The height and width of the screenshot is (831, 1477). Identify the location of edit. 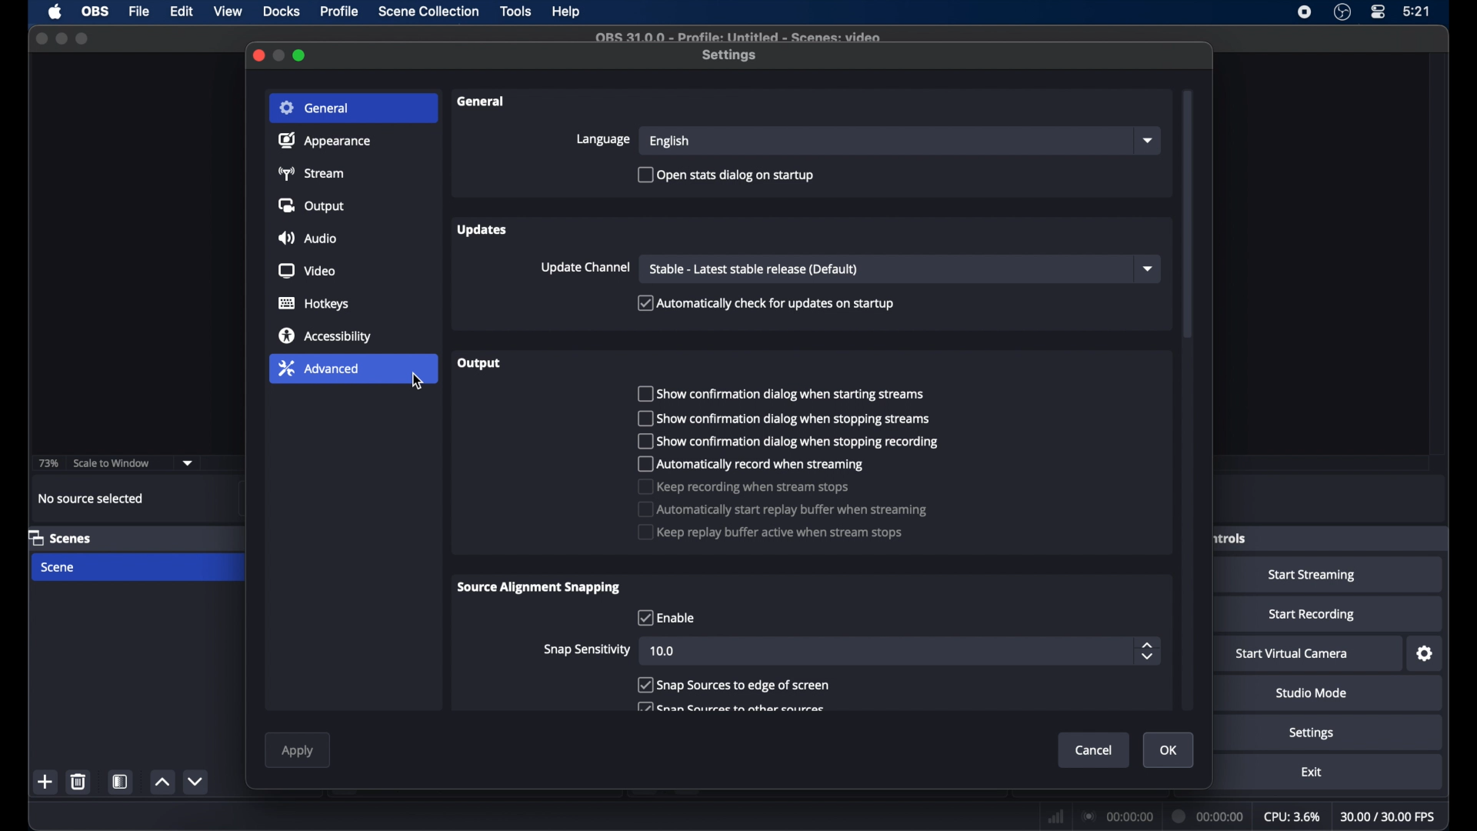
(181, 12).